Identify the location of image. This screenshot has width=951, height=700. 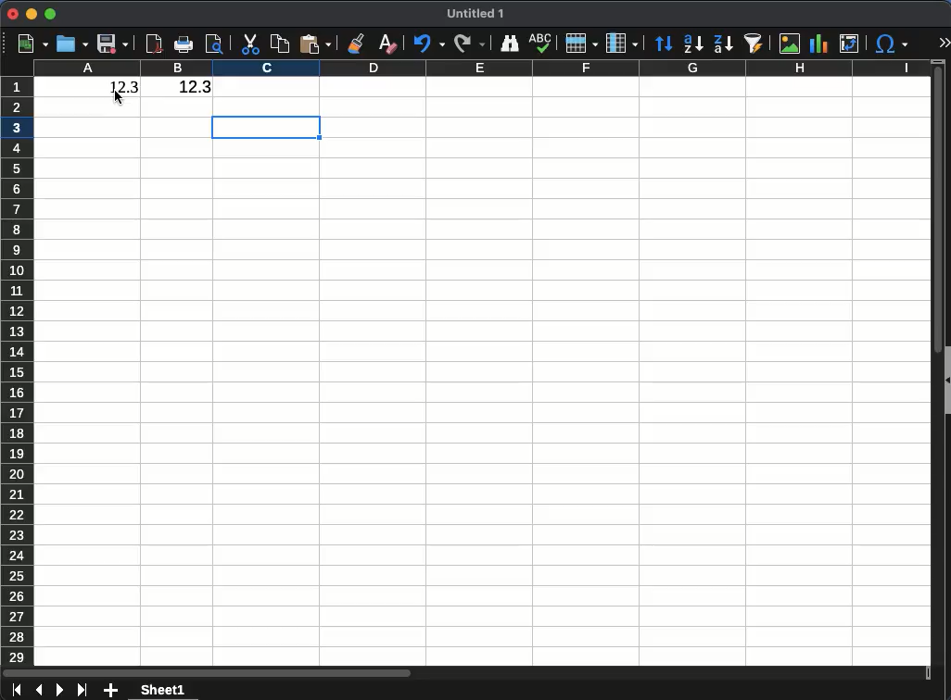
(790, 44).